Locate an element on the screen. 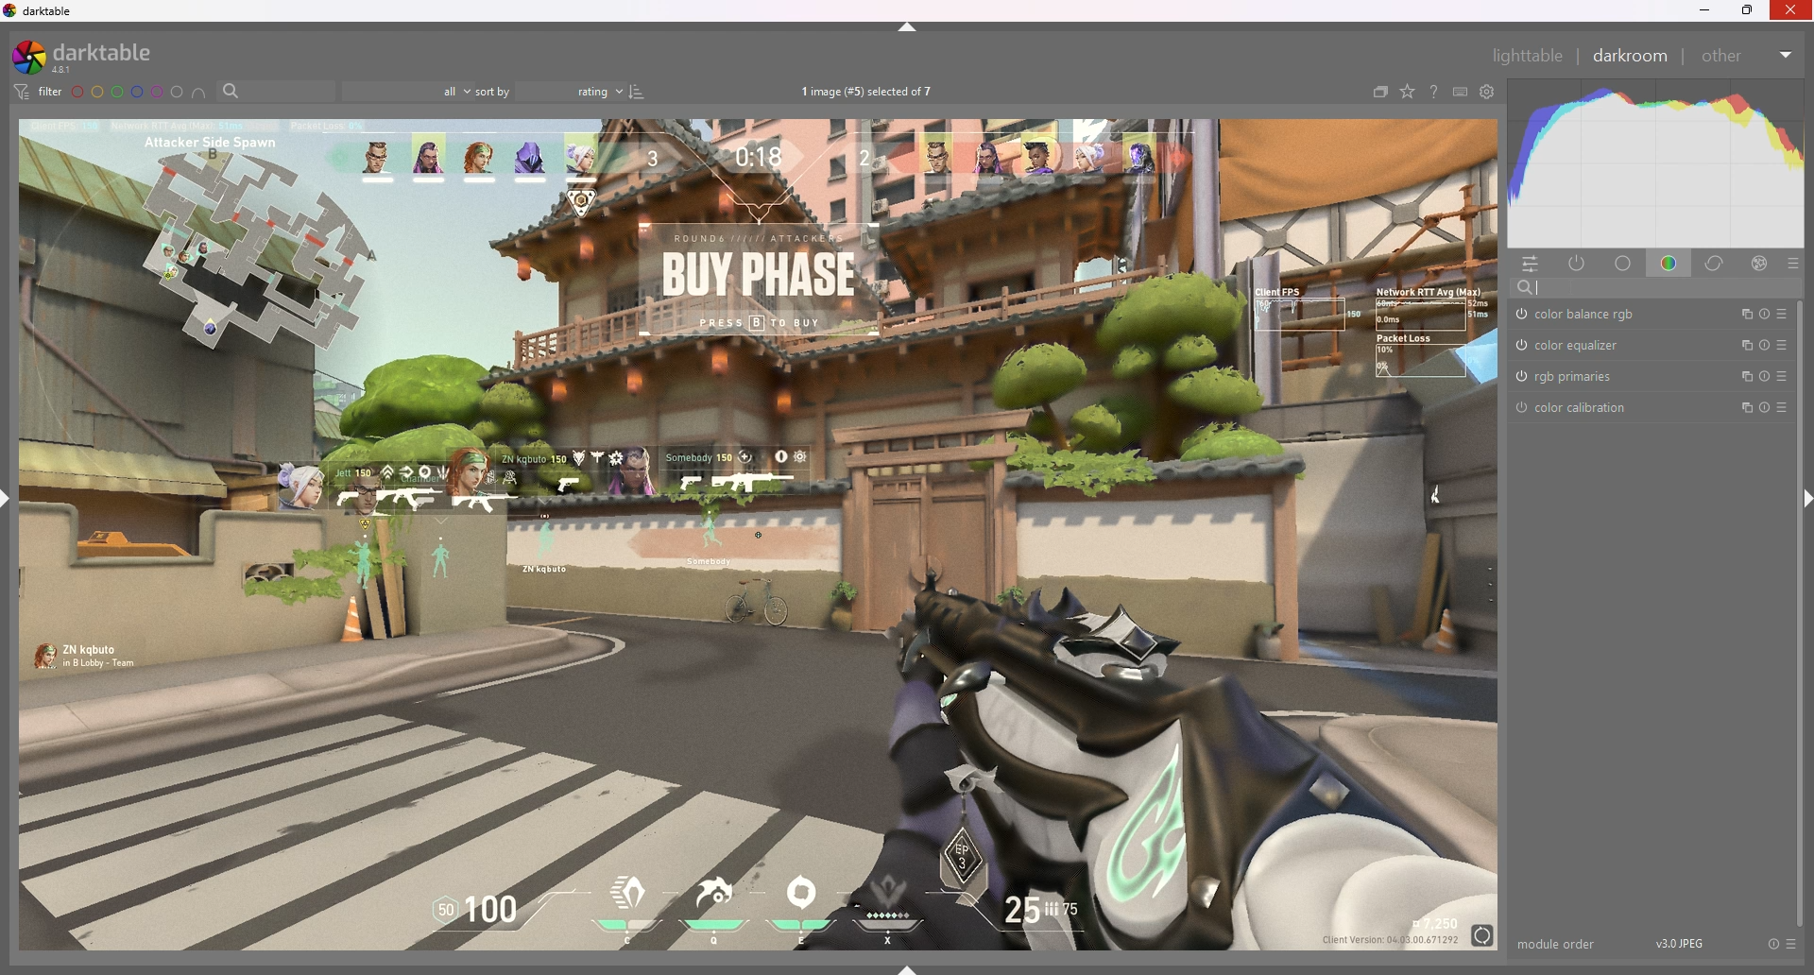 This screenshot has width=1814, height=975. reset is located at coordinates (1762, 346).